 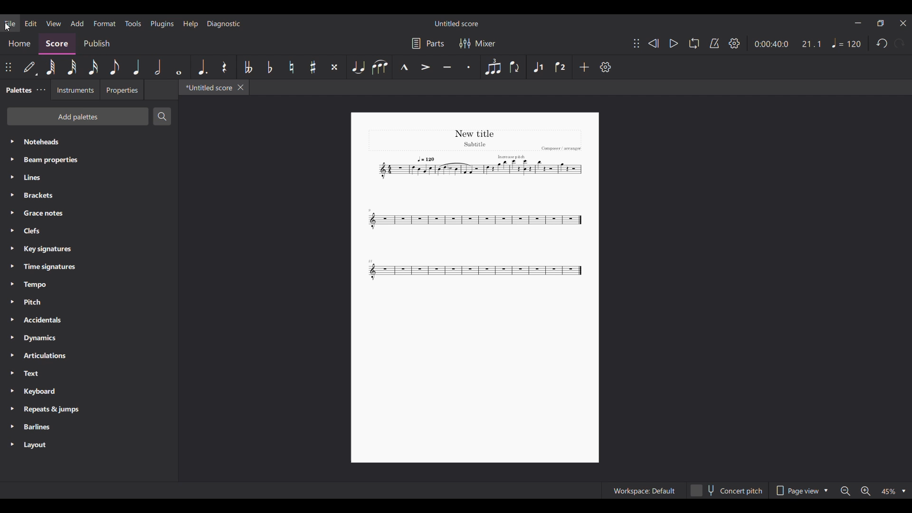 I want to click on Augmentation dot, so click(x=202, y=67).